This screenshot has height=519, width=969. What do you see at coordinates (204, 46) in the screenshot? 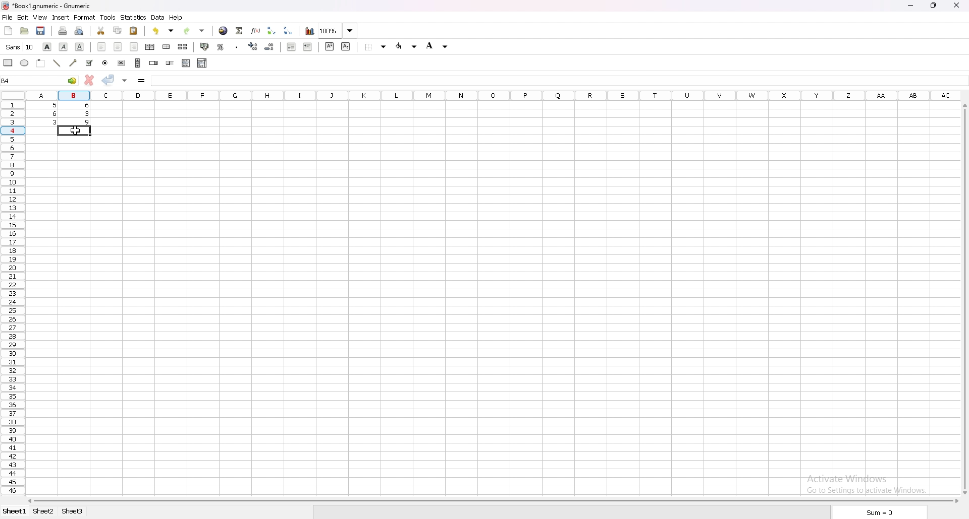
I see `accounting` at bounding box center [204, 46].